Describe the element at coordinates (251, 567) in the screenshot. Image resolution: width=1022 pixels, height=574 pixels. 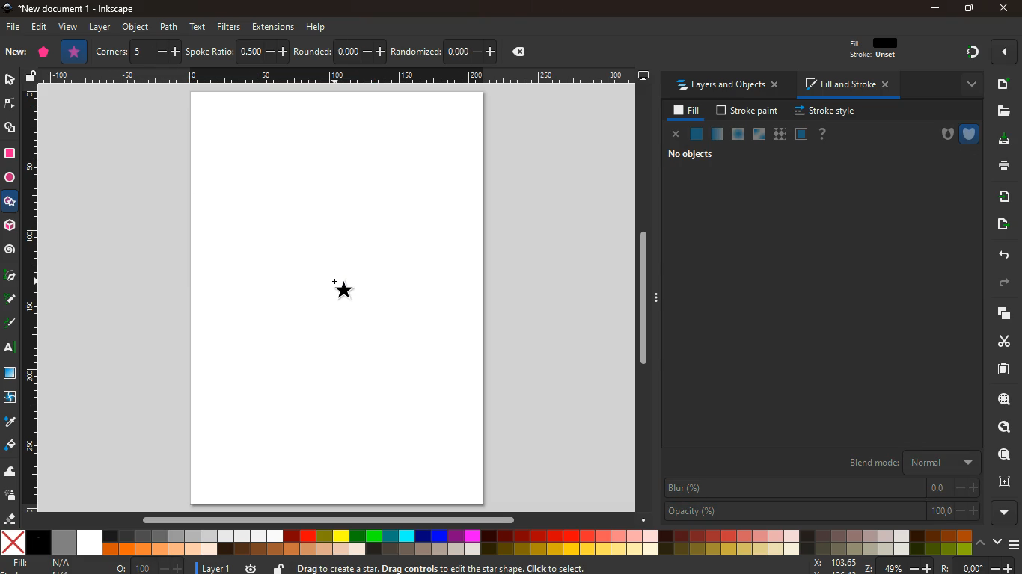
I see `time` at that location.